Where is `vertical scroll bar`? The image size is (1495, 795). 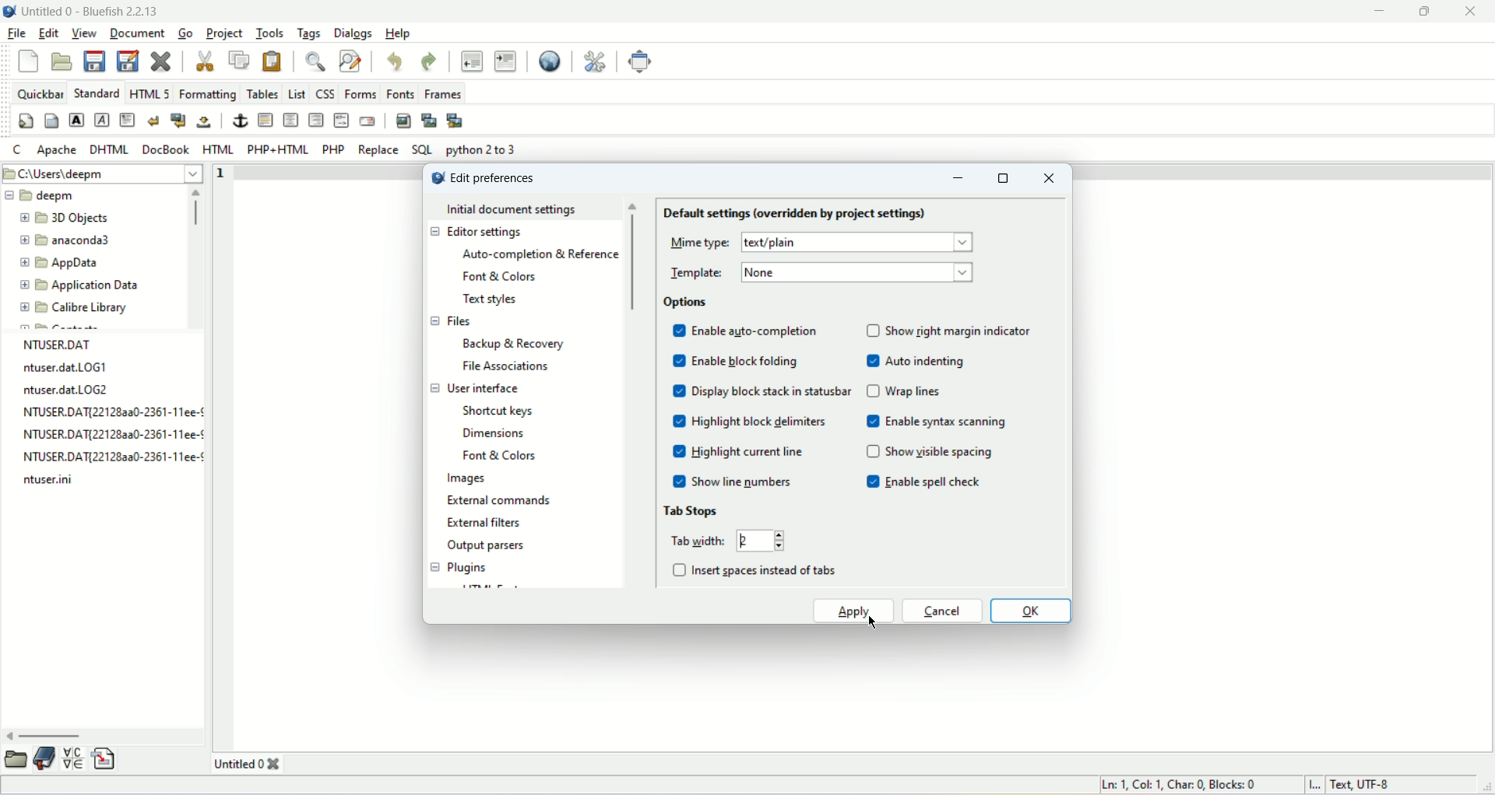
vertical scroll bar is located at coordinates (196, 208).